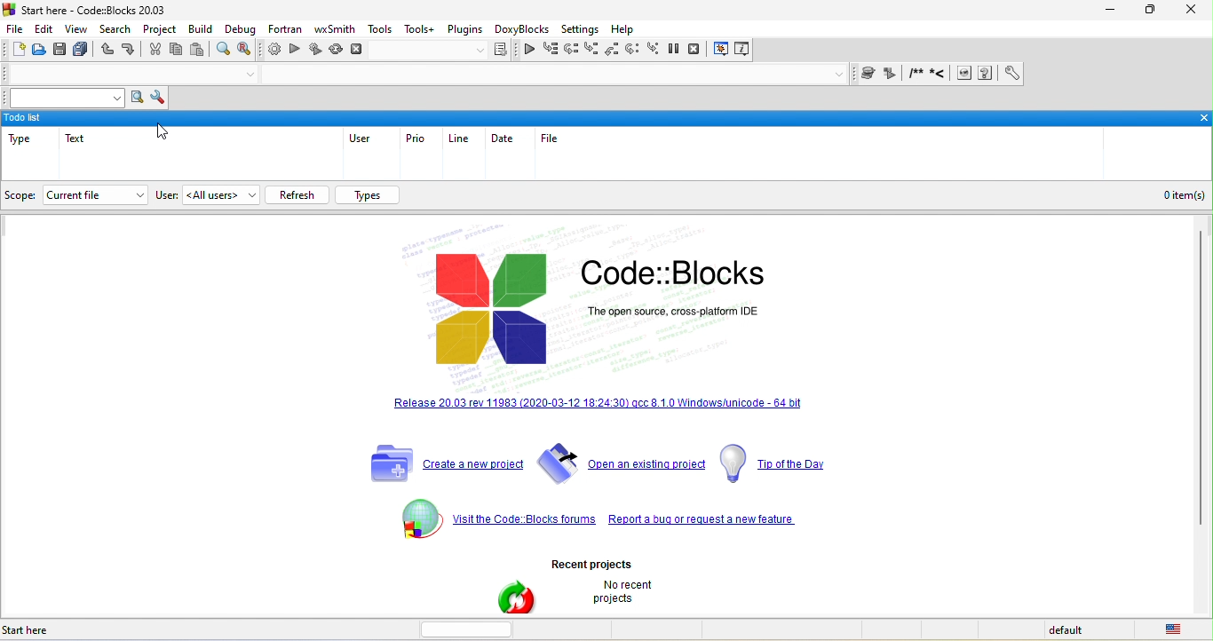 The height and width of the screenshot is (641, 1213). I want to click on select target dialog, so click(445, 51).